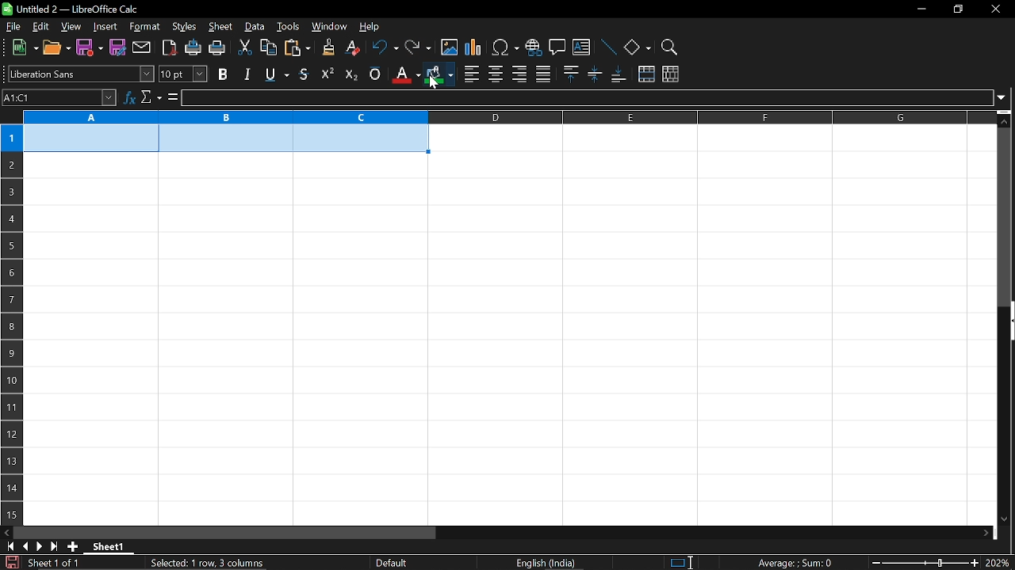 The height and width of the screenshot is (570, 1015). I want to click on formula, so click(171, 97).